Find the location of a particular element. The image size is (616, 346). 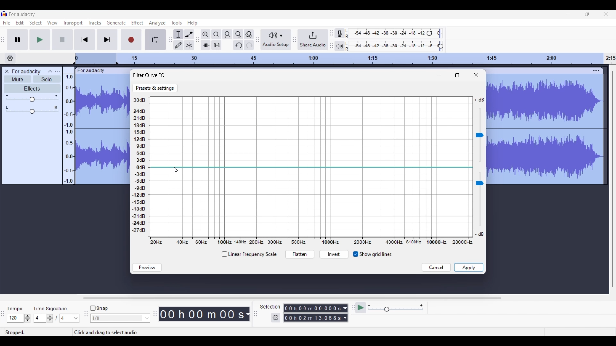

Track name is located at coordinates (91, 71).